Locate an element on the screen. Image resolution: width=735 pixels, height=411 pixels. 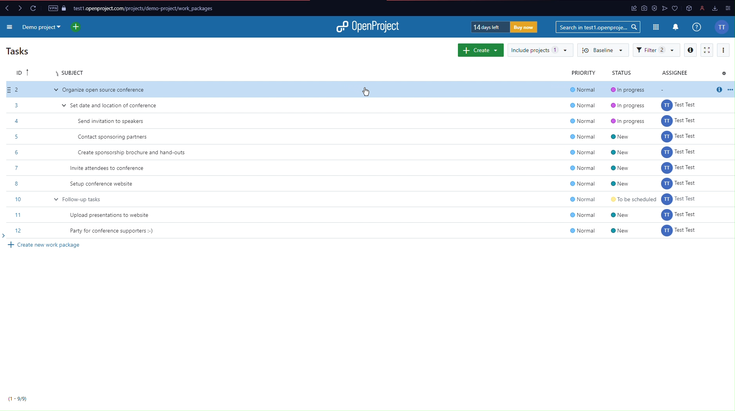
Create is located at coordinates (480, 50).